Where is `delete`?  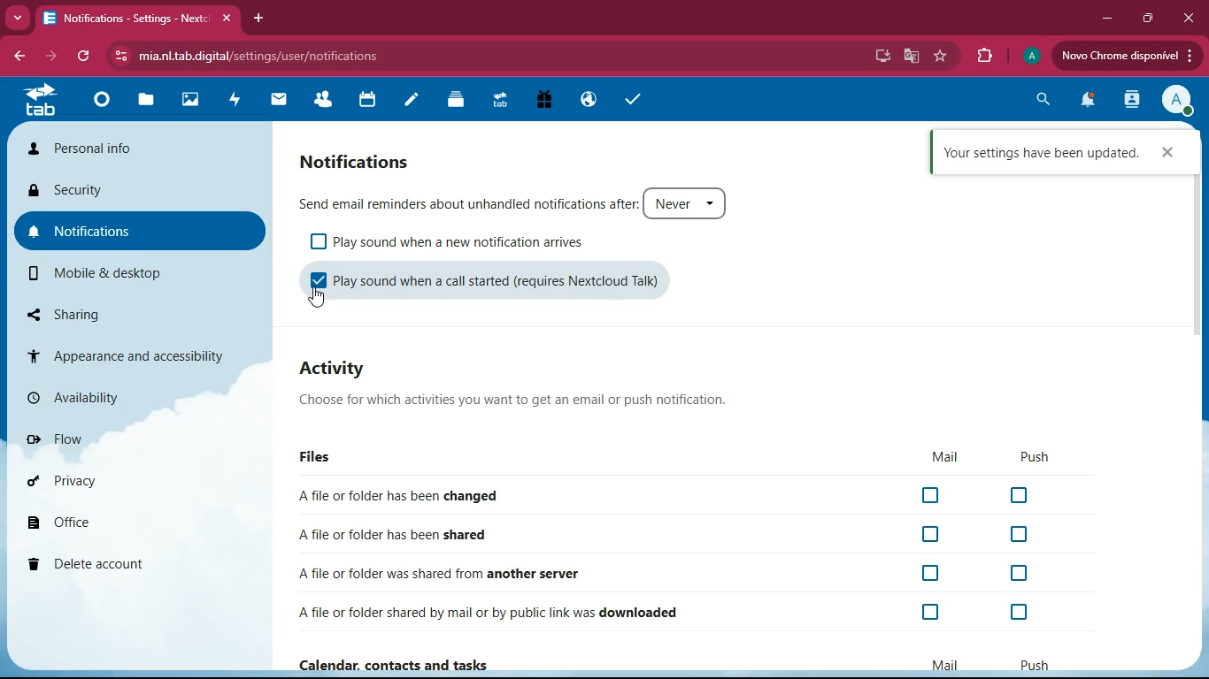 delete is located at coordinates (96, 567).